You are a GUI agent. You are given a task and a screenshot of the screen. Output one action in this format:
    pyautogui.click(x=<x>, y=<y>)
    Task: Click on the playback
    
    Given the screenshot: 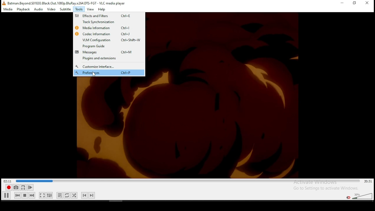 What is the action you would take?
    pyautogui.click(x=24, y=9)
    